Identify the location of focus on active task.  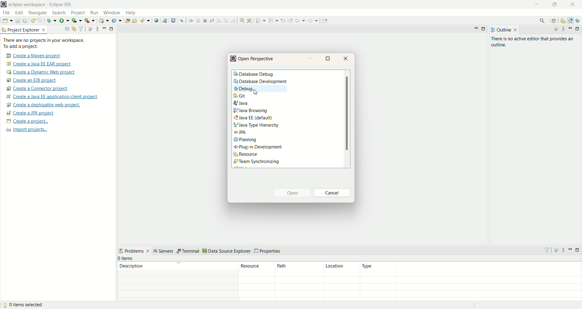
(90, 29).